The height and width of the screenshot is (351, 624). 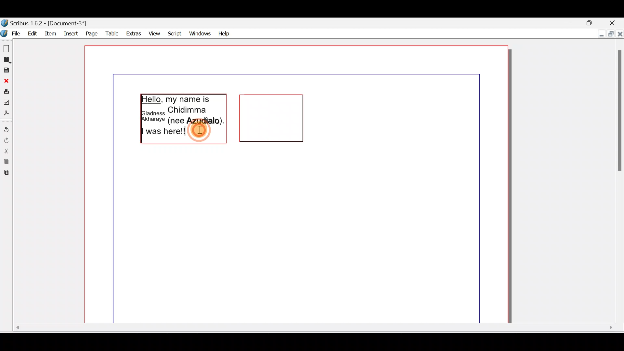 What do you see at coordinates (110, 33) in the screenshot?
I see `Table` at bounding box center [110, 33].